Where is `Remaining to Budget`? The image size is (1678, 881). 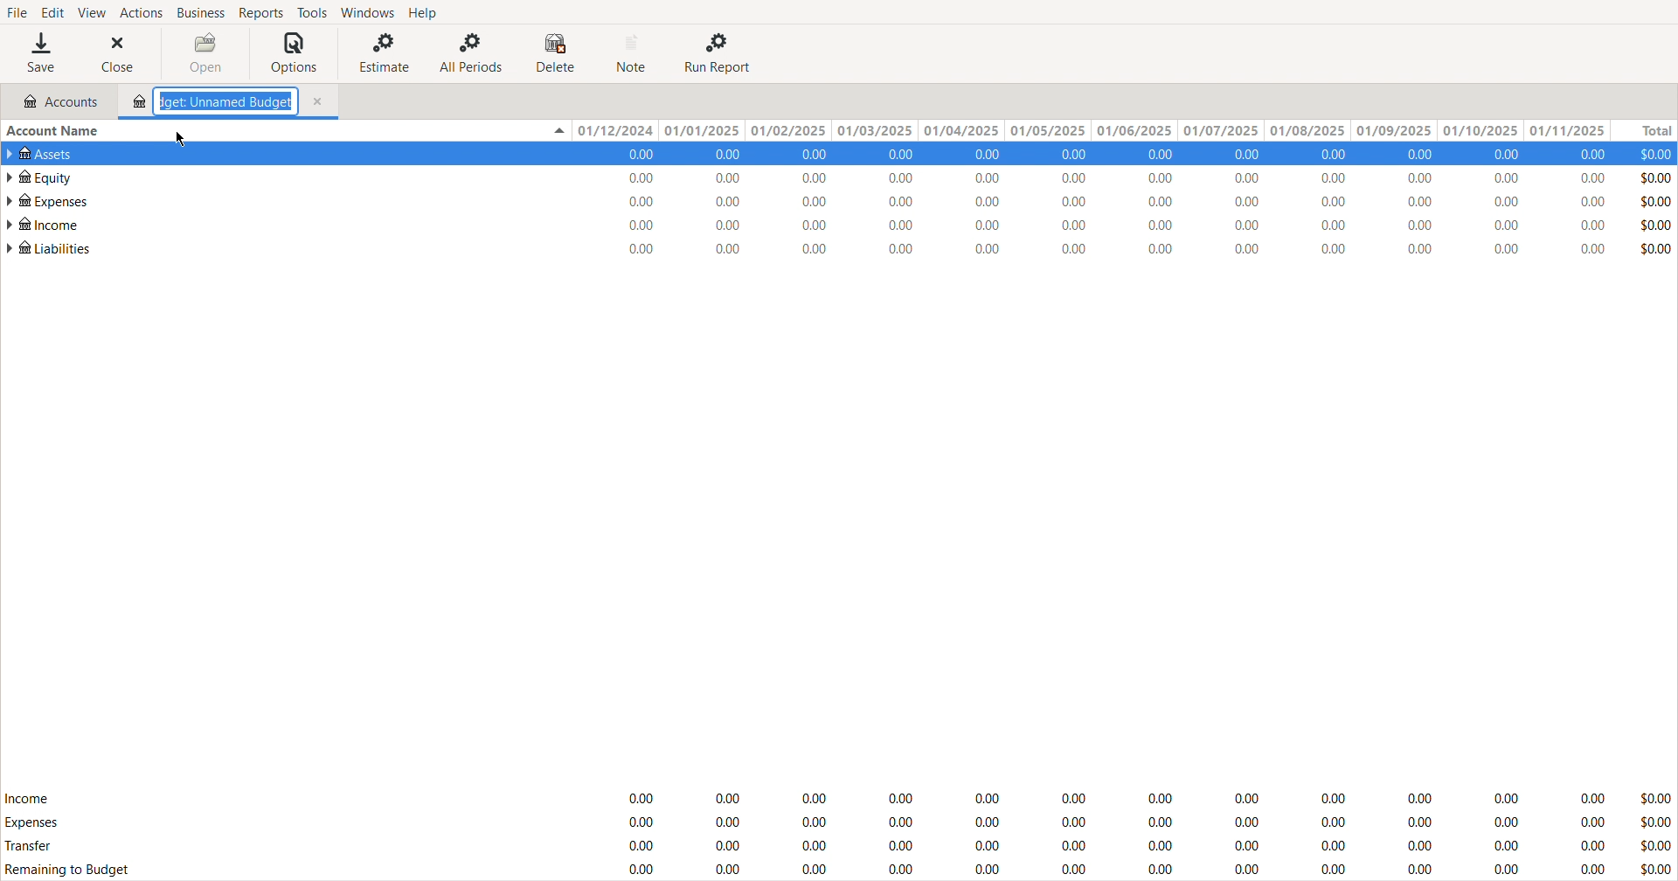 Remaining to Budget is located at coordinates (70, 871).